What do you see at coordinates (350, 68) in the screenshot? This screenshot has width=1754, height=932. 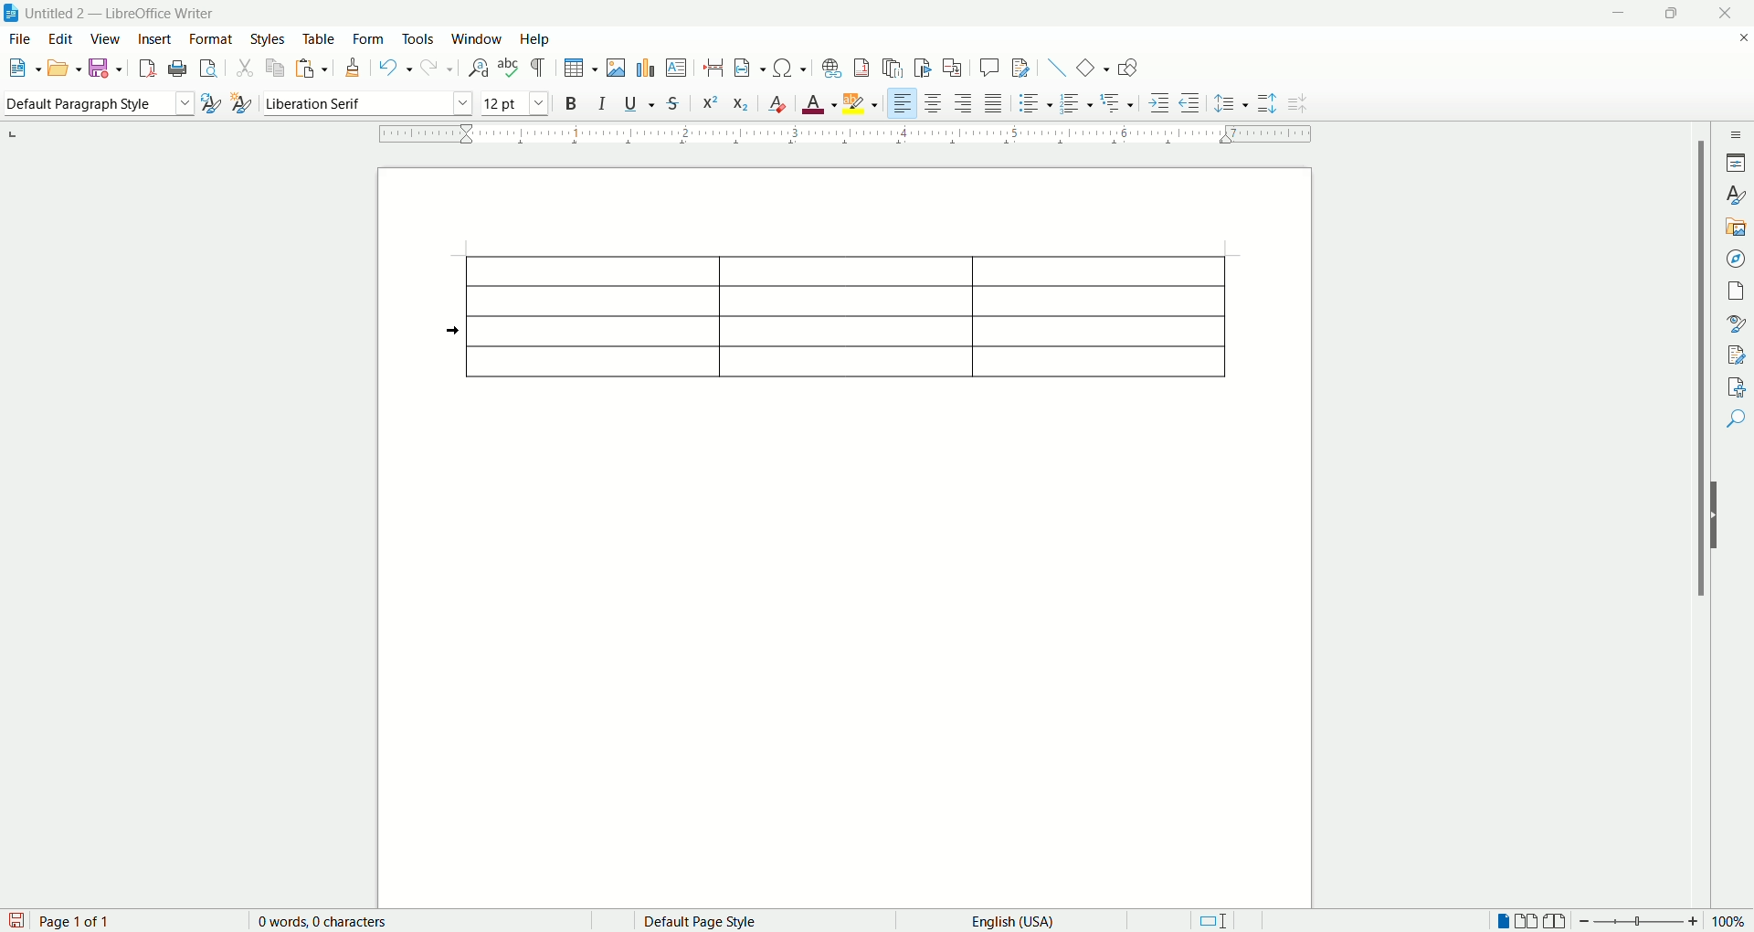 I see `clone formatting` at bounding box center [350, 68].